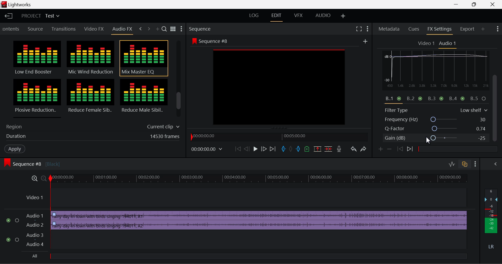  What do you see at coordinates (389, 30) in the screenshot?
I see `Metadata` at bounding box center [389, 30].